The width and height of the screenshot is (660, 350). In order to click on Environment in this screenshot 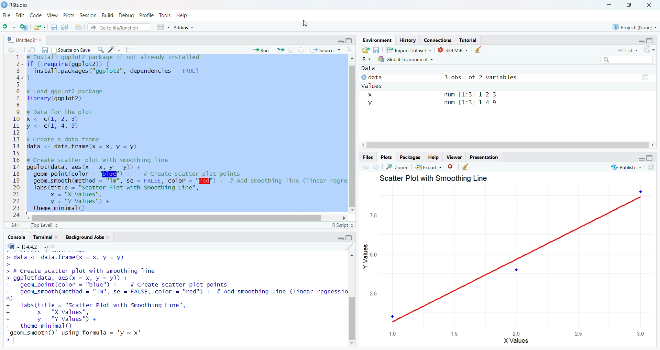, I will do `click(376, 40)`.